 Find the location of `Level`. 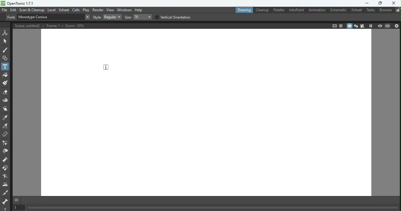

Level is located at coordinates (52, 10).